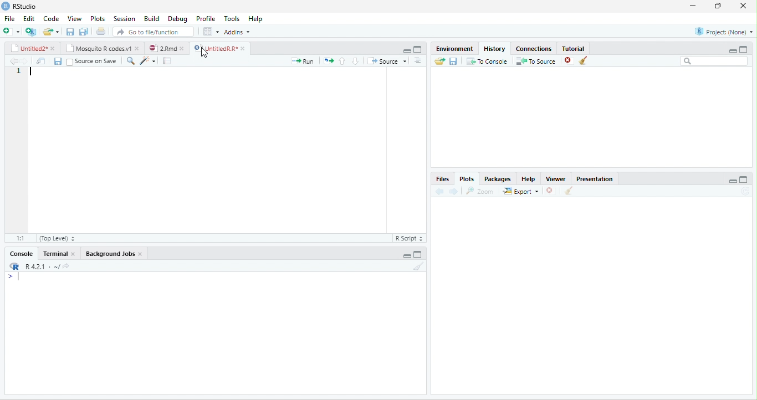  Describe the element at coordinates (27, 7) in the screenshot. I see `RStudio` at that location.